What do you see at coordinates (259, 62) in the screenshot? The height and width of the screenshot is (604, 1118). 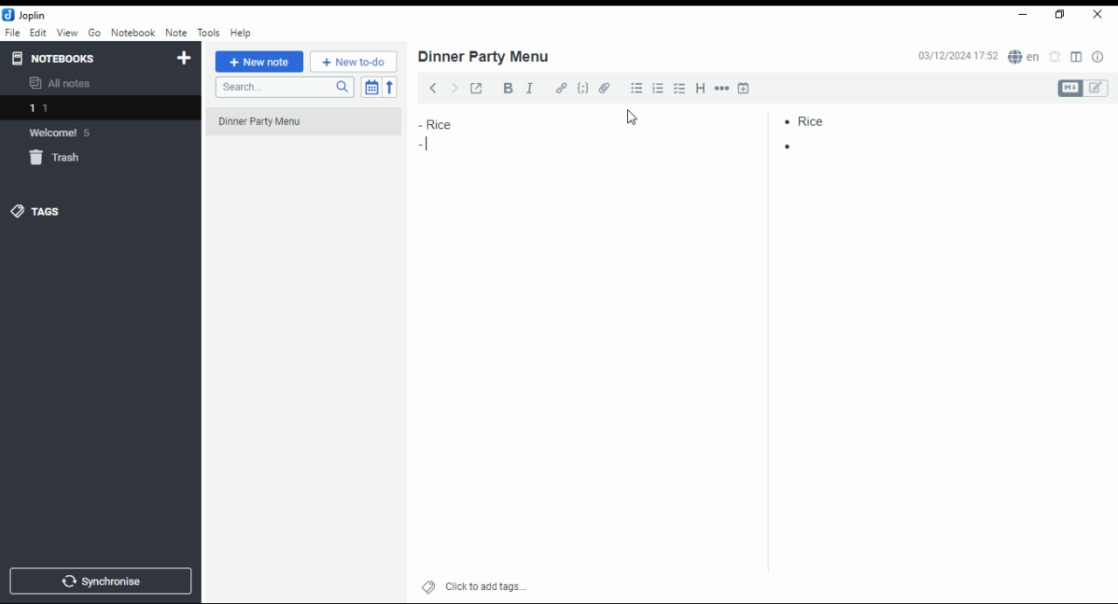 I see `new note` at bounding box center [259, 62].